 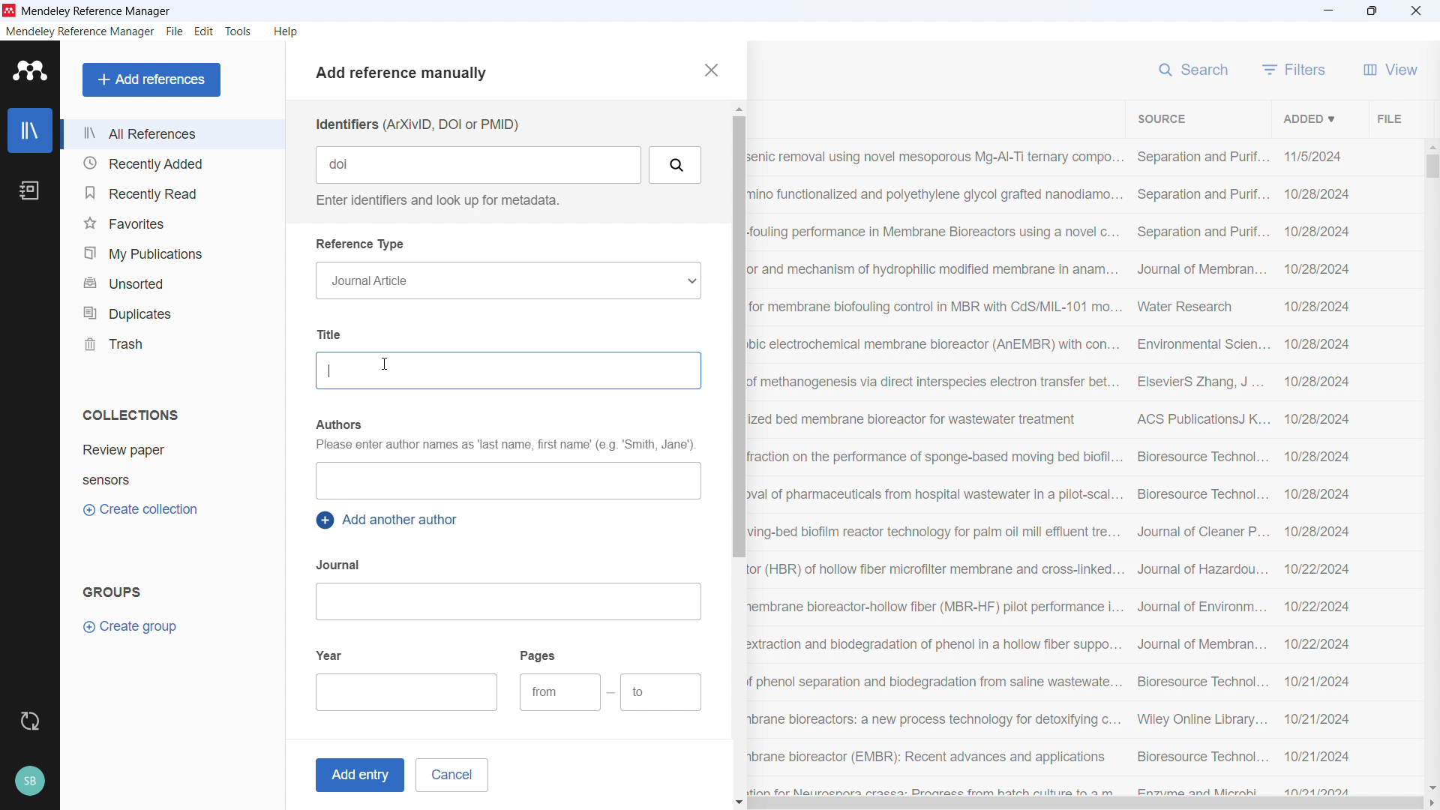 I want to click on Profile , so click(x=29, y=781).